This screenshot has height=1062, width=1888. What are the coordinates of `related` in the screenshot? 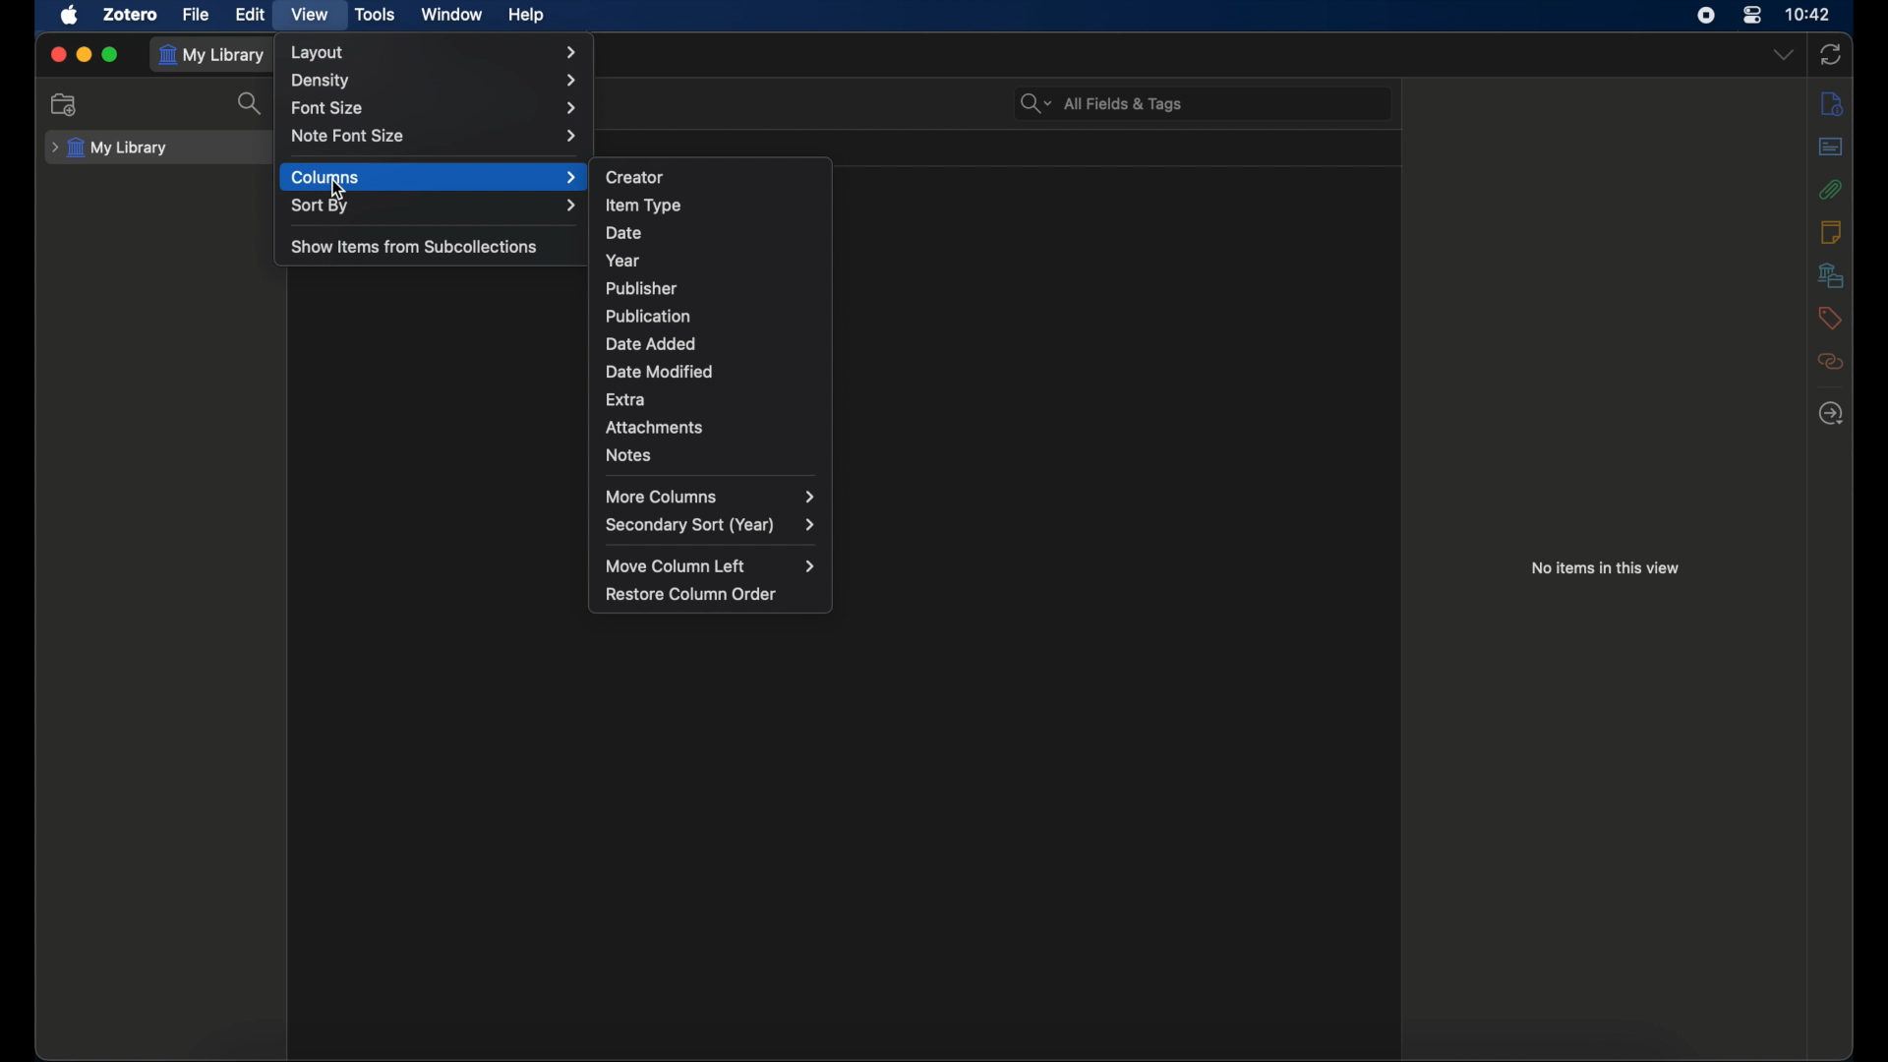 It's located at (1830, 361).